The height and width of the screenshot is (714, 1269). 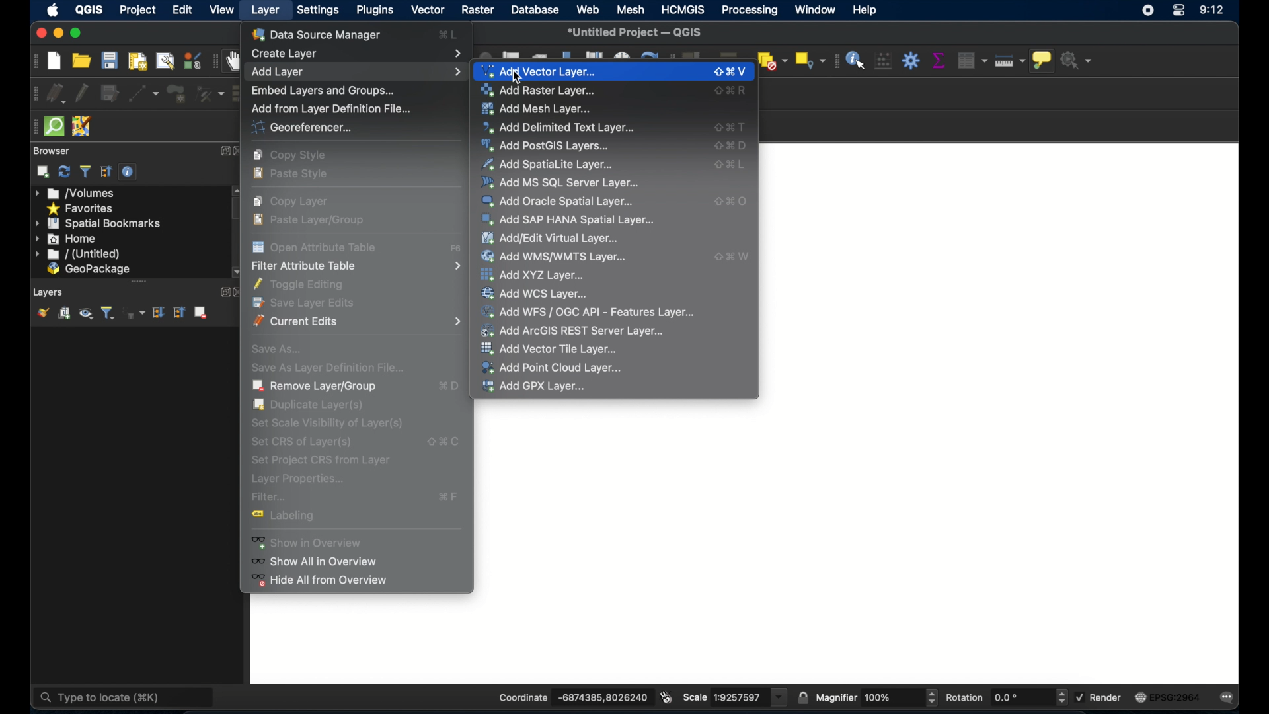 What do you see at coordinates (137, 315) in the screenshot?
I see `filter legend by expression` at bounding box center [137, 315].